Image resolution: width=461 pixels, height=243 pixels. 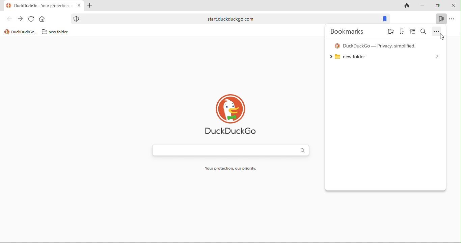 What do you see at coordinates (9, 19) in the screenshot?
I see `back` at bounding box center [9, 19].